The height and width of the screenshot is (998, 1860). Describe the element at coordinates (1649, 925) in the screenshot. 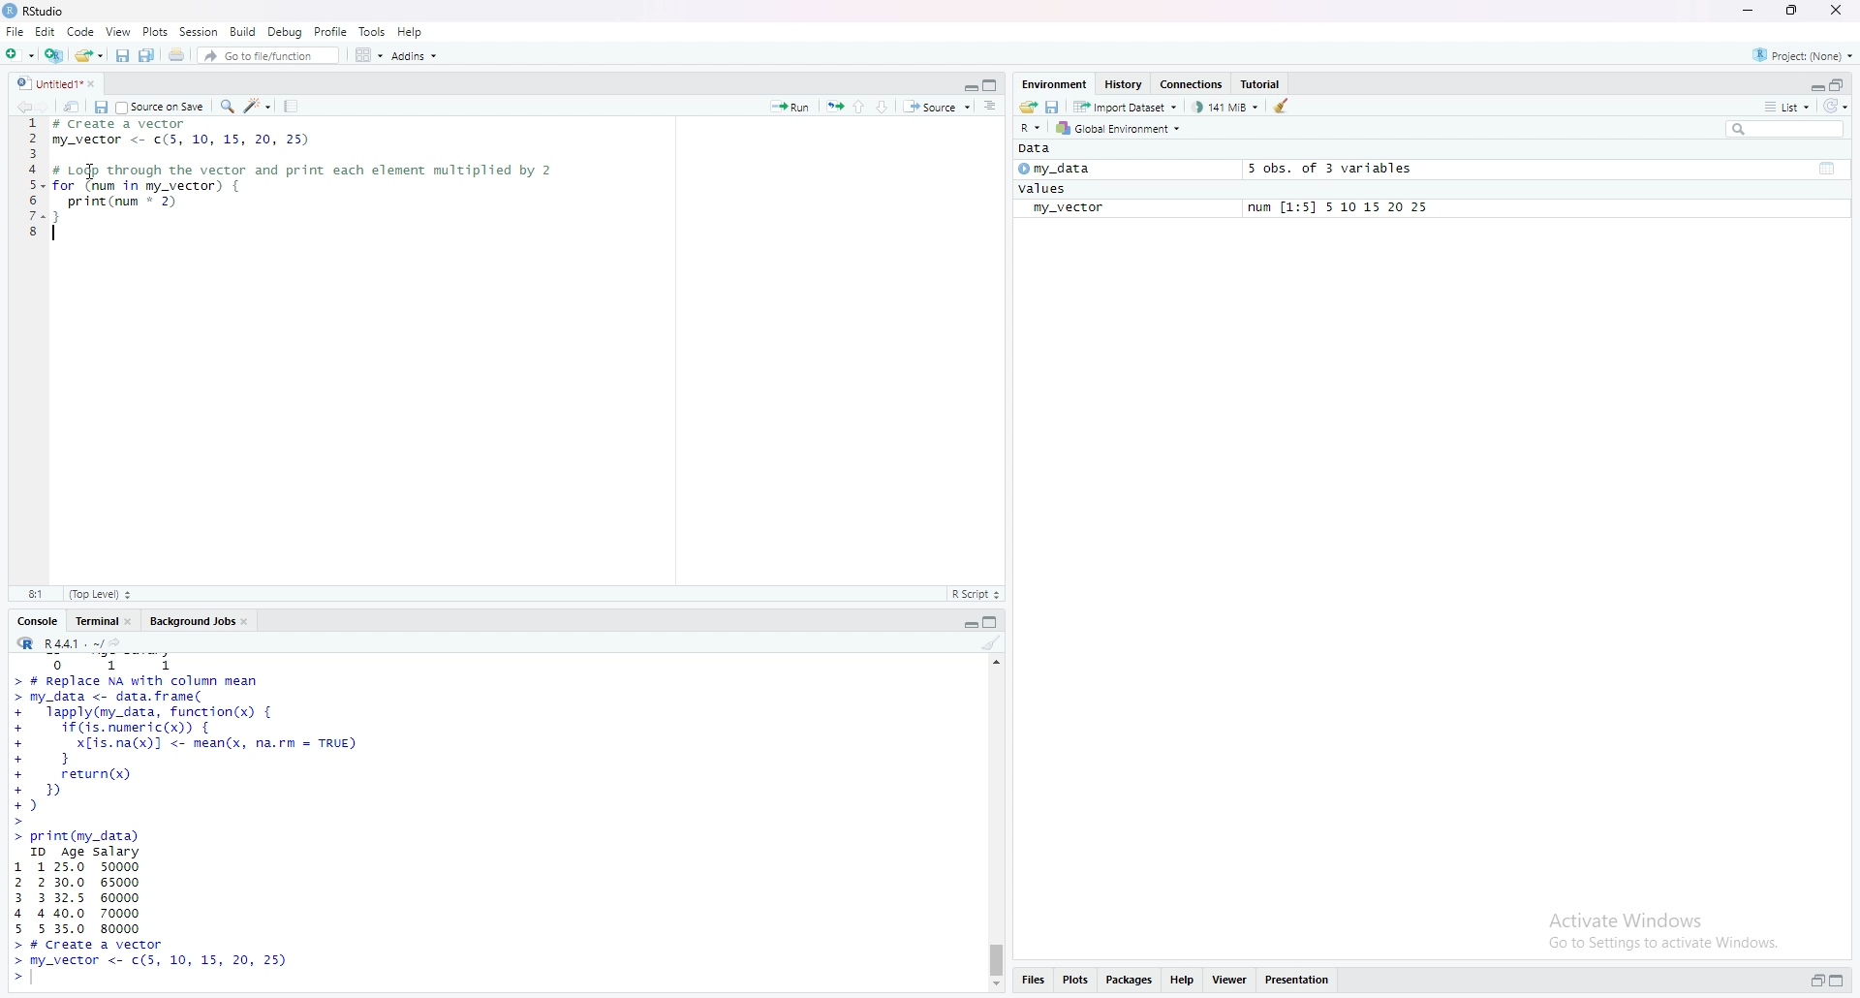

I see `activate windows go to settings to activate windows` at that location.